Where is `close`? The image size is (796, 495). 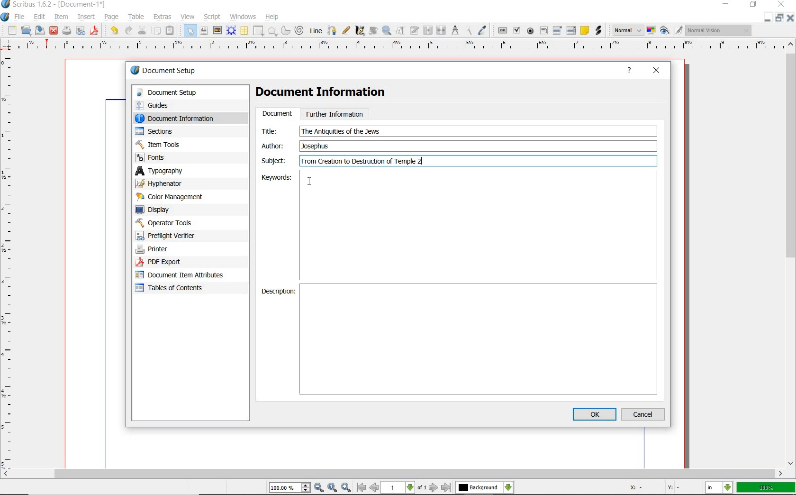
close is located at coordinates (781, 4).